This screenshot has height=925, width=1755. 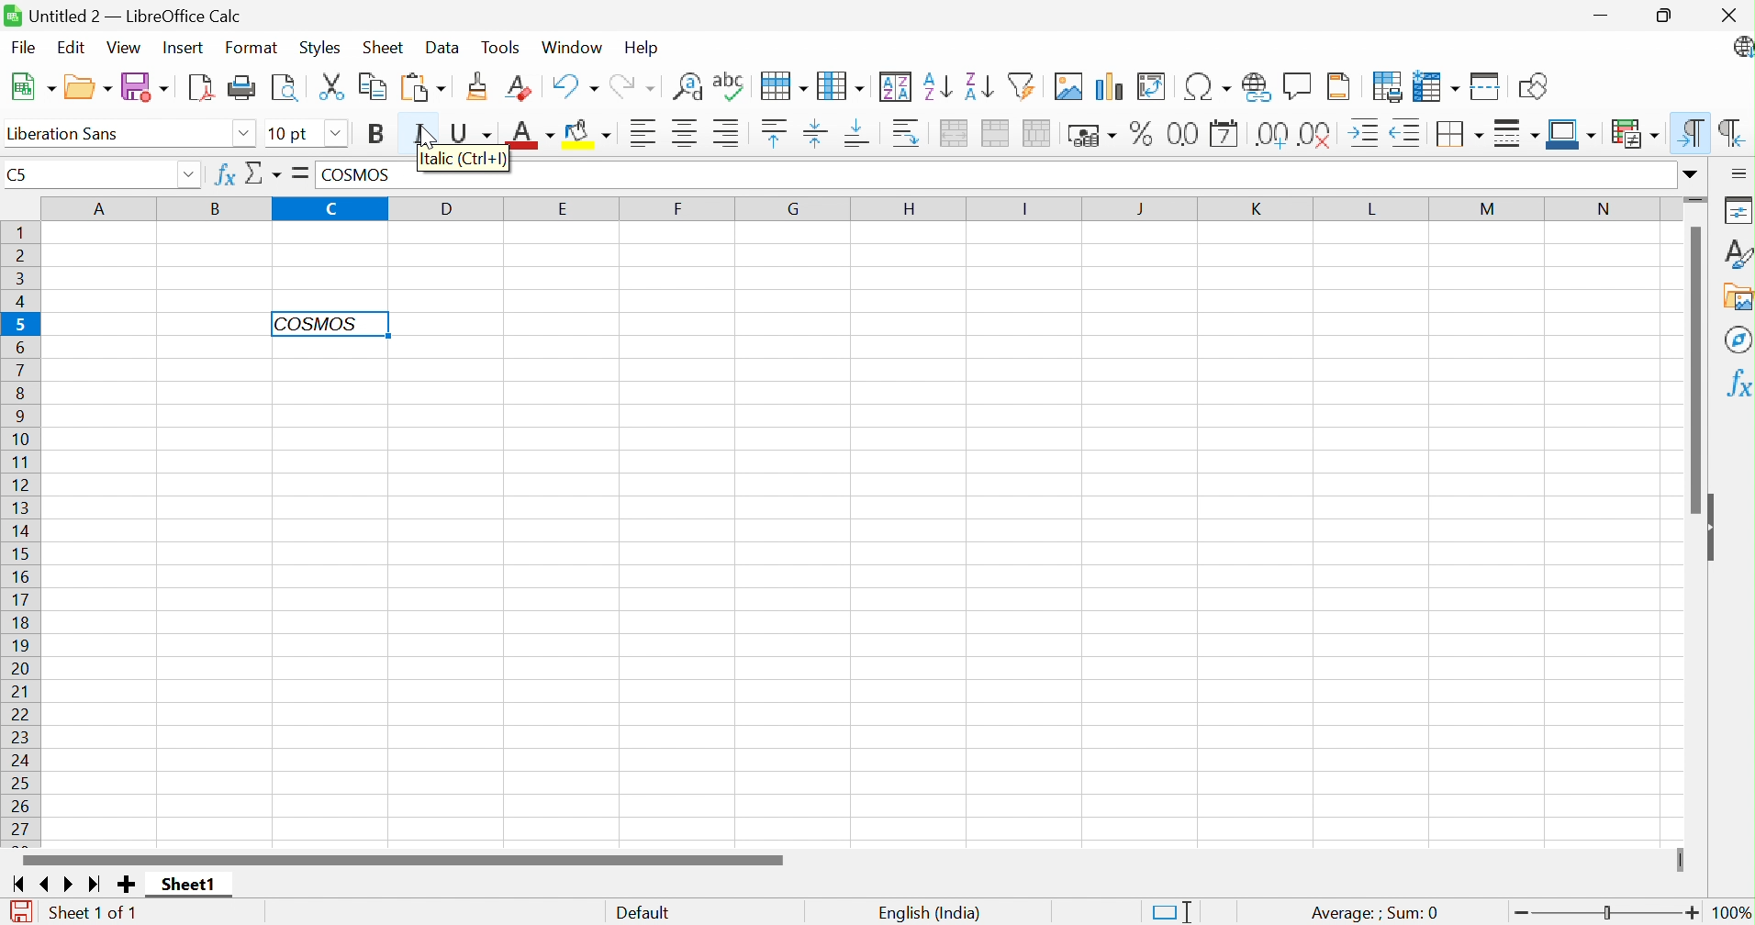 What do you see at coordinates (1572, 136) in the screenshot?
I see `Border color` at bounding box center [1572, 136].